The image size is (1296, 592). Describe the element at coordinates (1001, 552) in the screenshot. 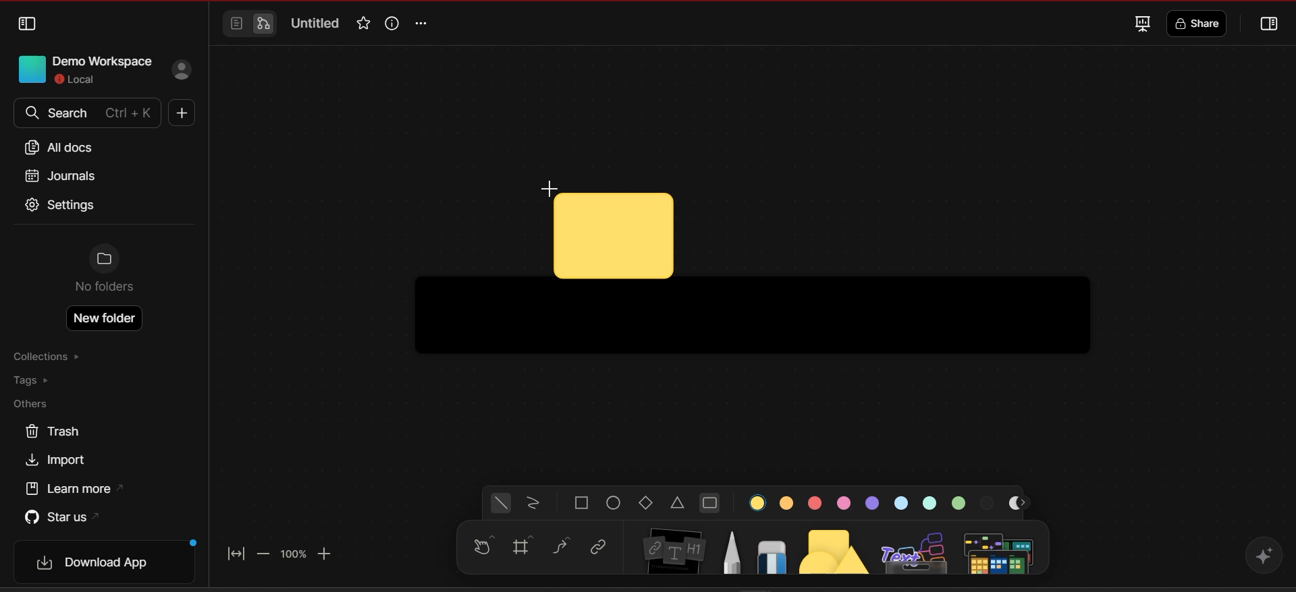

I see `additional tools` at that location.